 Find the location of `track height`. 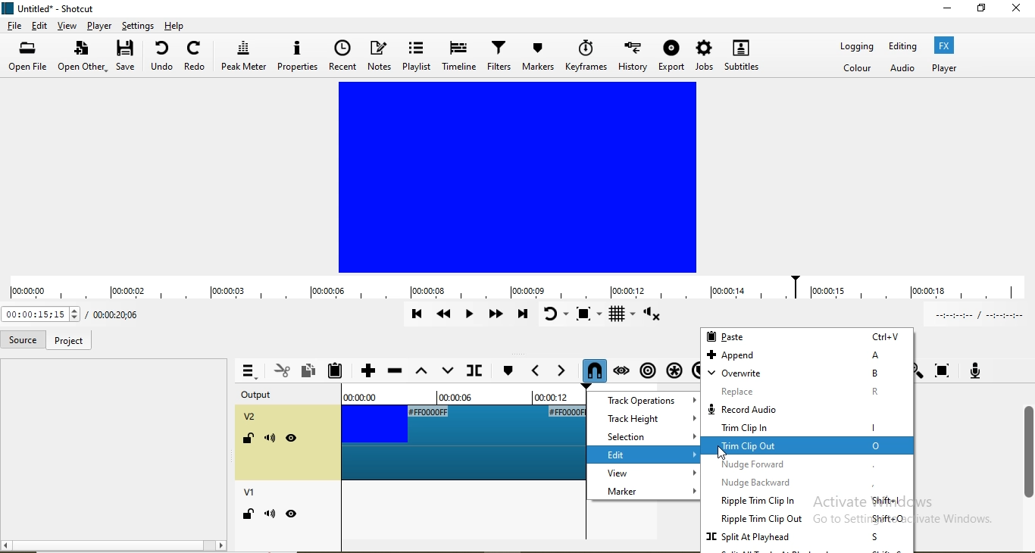

track height is located at coordinates (647, 420).